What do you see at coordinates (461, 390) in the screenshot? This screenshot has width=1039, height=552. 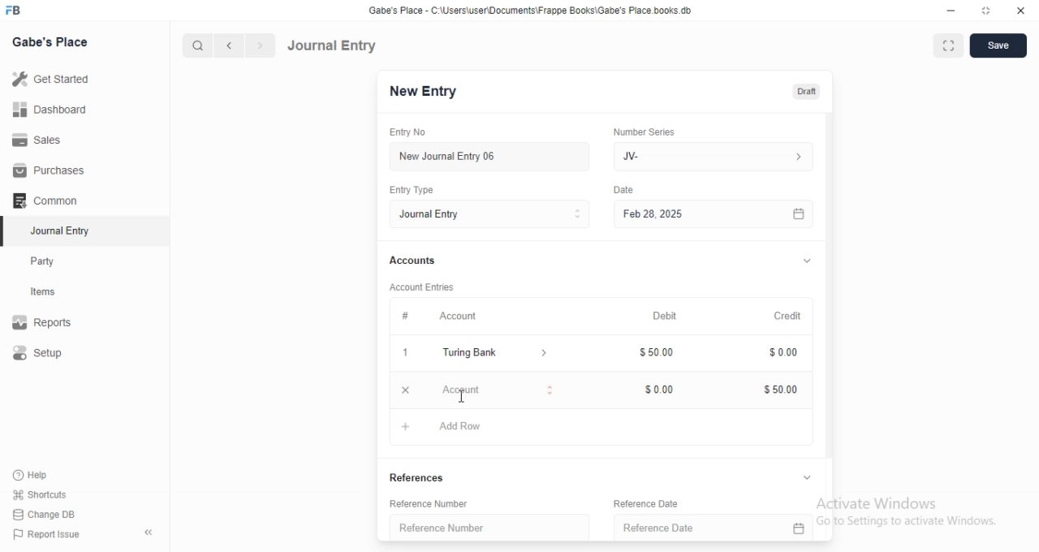 I see `Add Row` at bounding box center [461, 390].